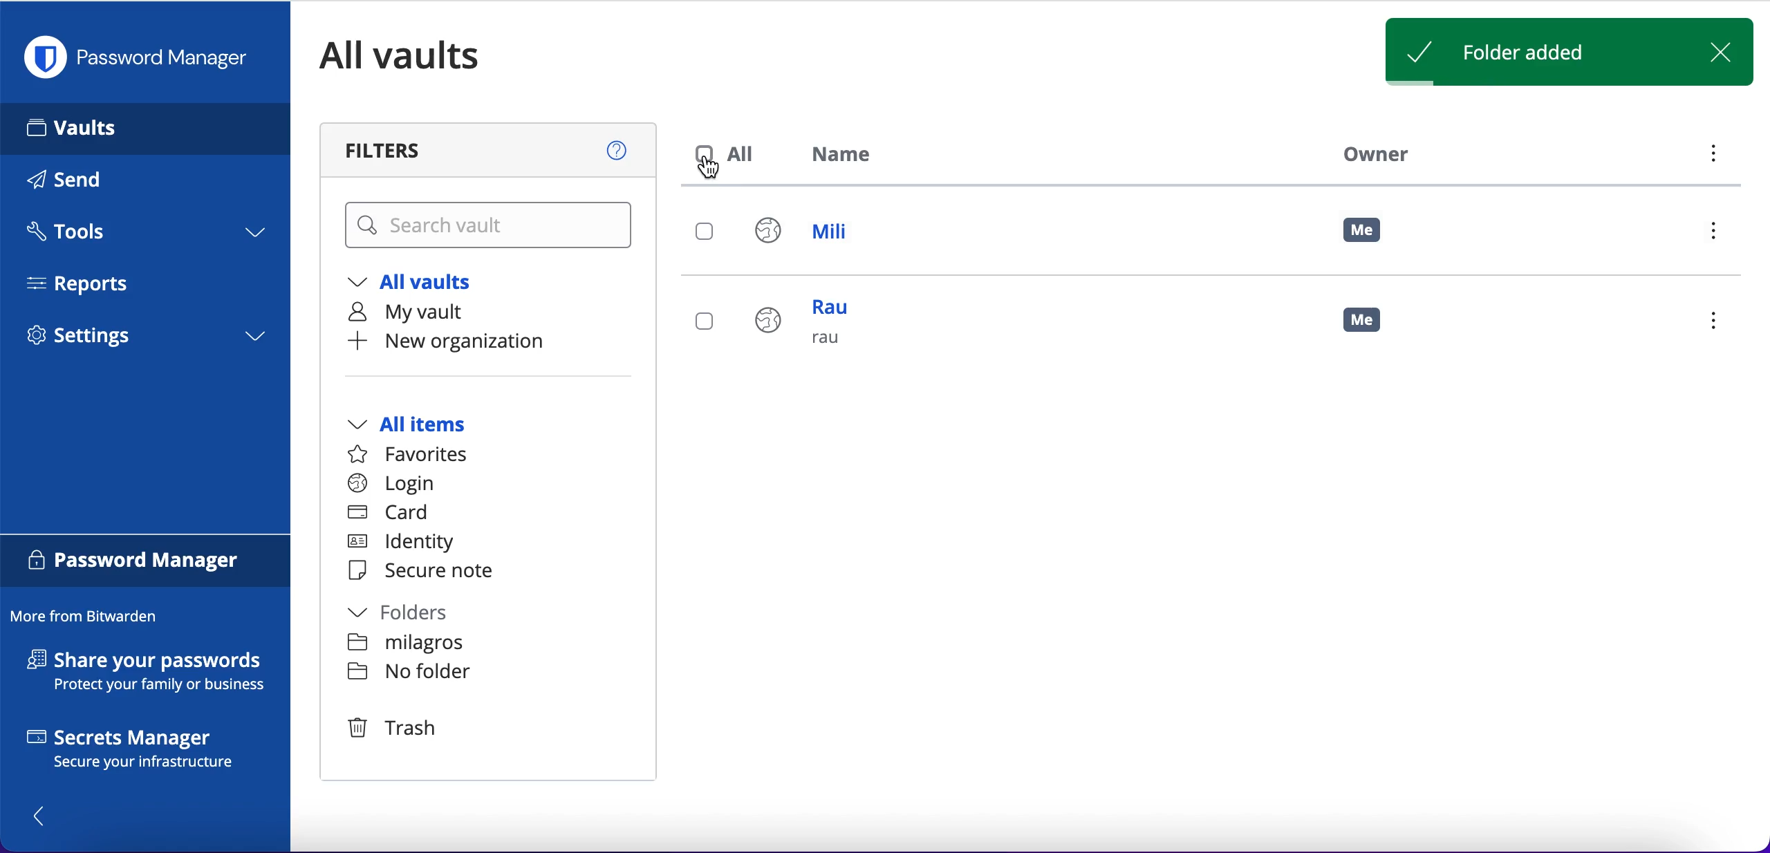 The width and height of the screenshot is (1770, 853). What do you see at coordinates (407, 543) in the screenshot?
I see `identity` at bounding box center [407, 543].